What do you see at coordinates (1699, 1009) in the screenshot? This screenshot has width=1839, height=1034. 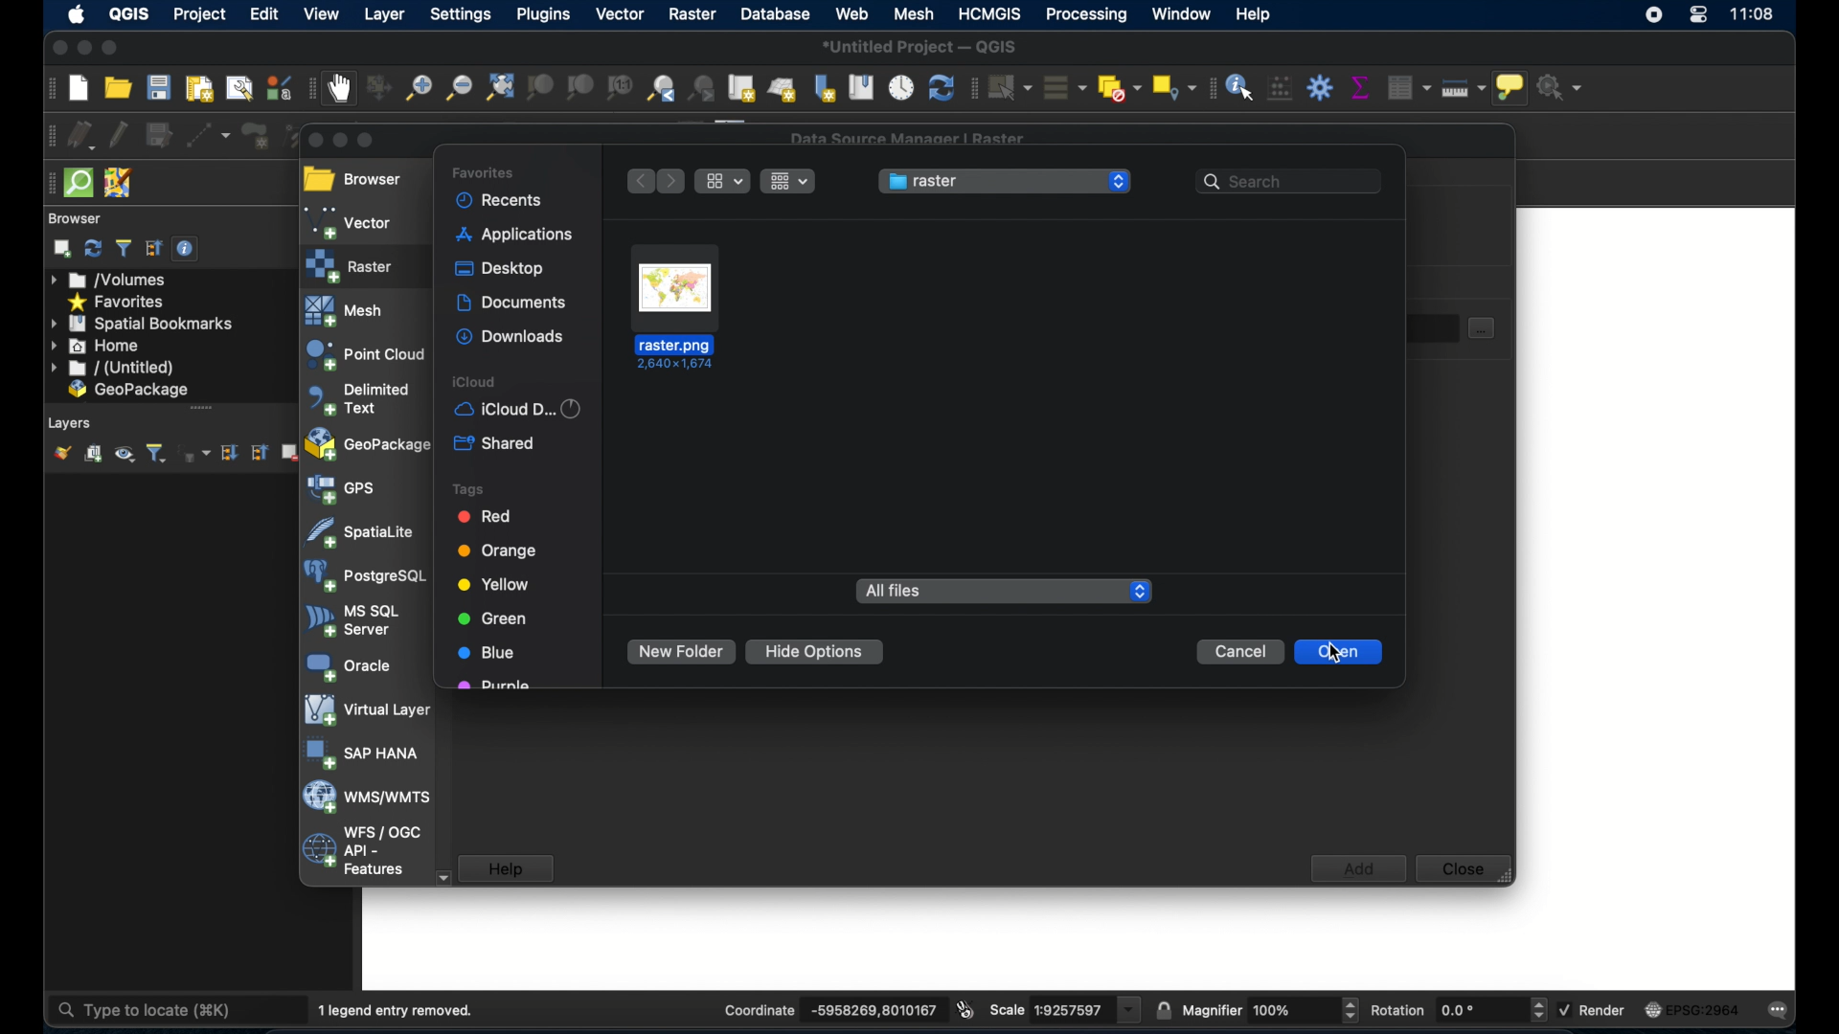 I see `current csr` at bounding box center [1699, 1009].